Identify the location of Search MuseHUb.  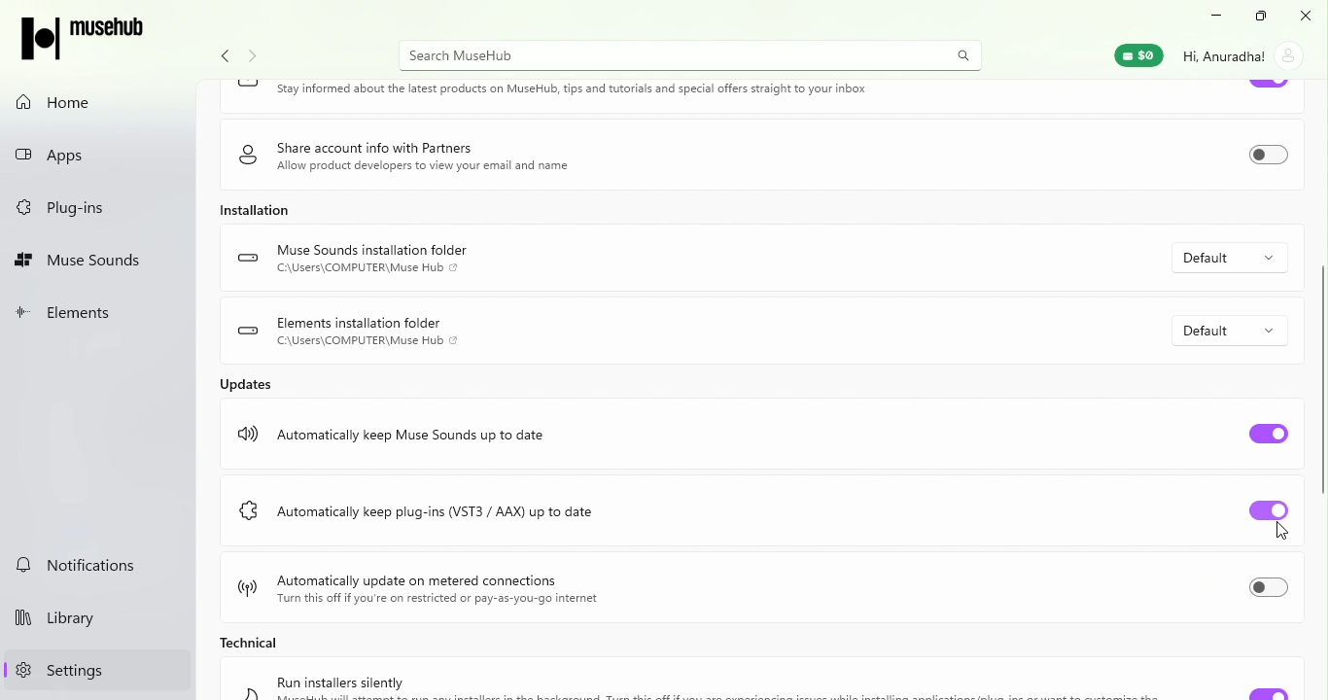
(688, 56).